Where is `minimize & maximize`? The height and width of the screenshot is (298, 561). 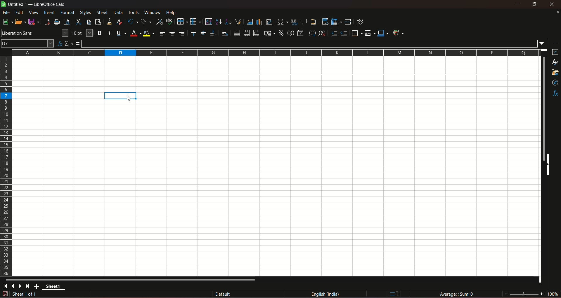
minimize & maximize is located at coordinates (534, 4).